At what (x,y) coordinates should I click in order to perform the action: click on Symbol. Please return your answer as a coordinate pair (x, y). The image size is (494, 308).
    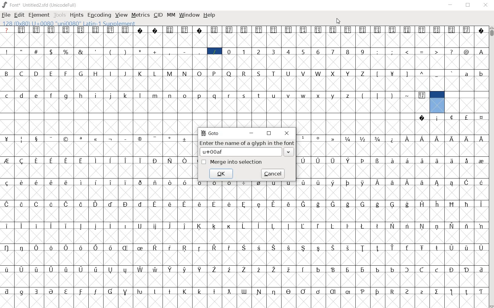
    Looking at the image, I should click on (126, 160).